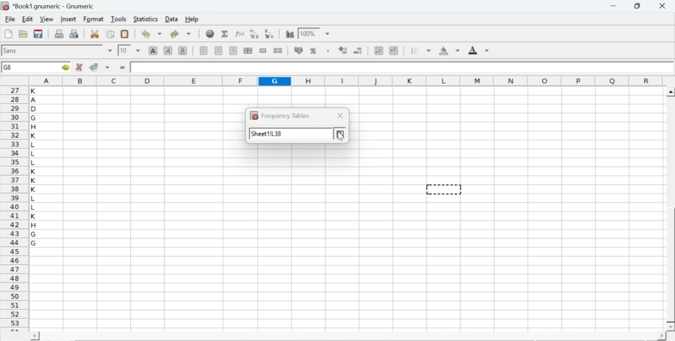 The width and height of the screenshot is (675, 341). What do you see at coordinates (307, 33) in the screenshot?
I see `100%` at bounding box center [307, 33].